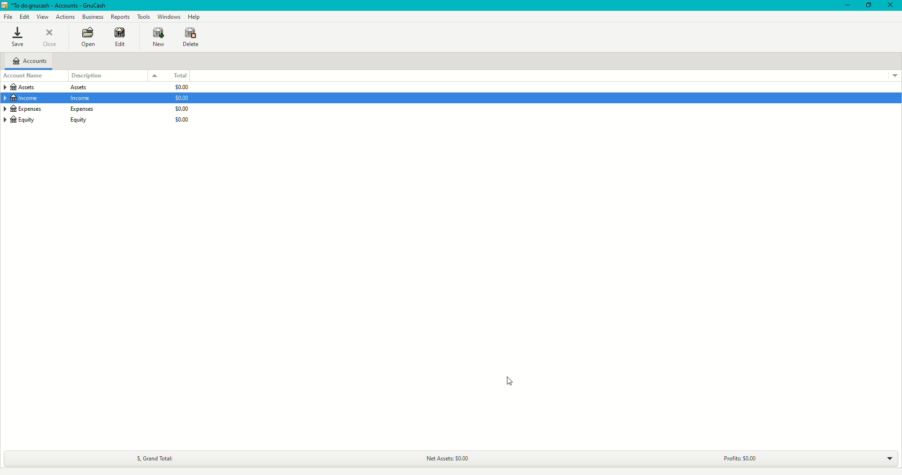 The height and width of the screenshot is (475, 902). Describe the element at coordinates (157, 38) in the screenshot. I see `New` at that location.